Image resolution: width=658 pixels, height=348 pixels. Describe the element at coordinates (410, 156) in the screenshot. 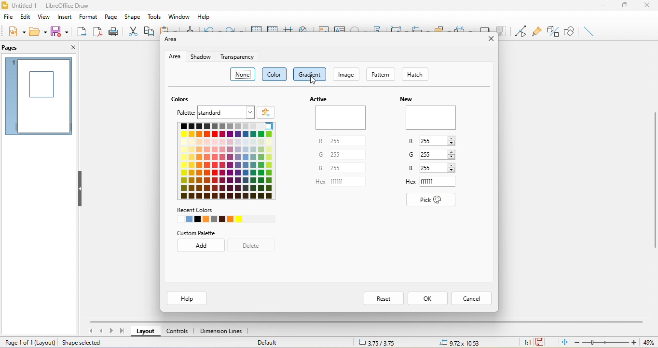

I see `g` at that location.